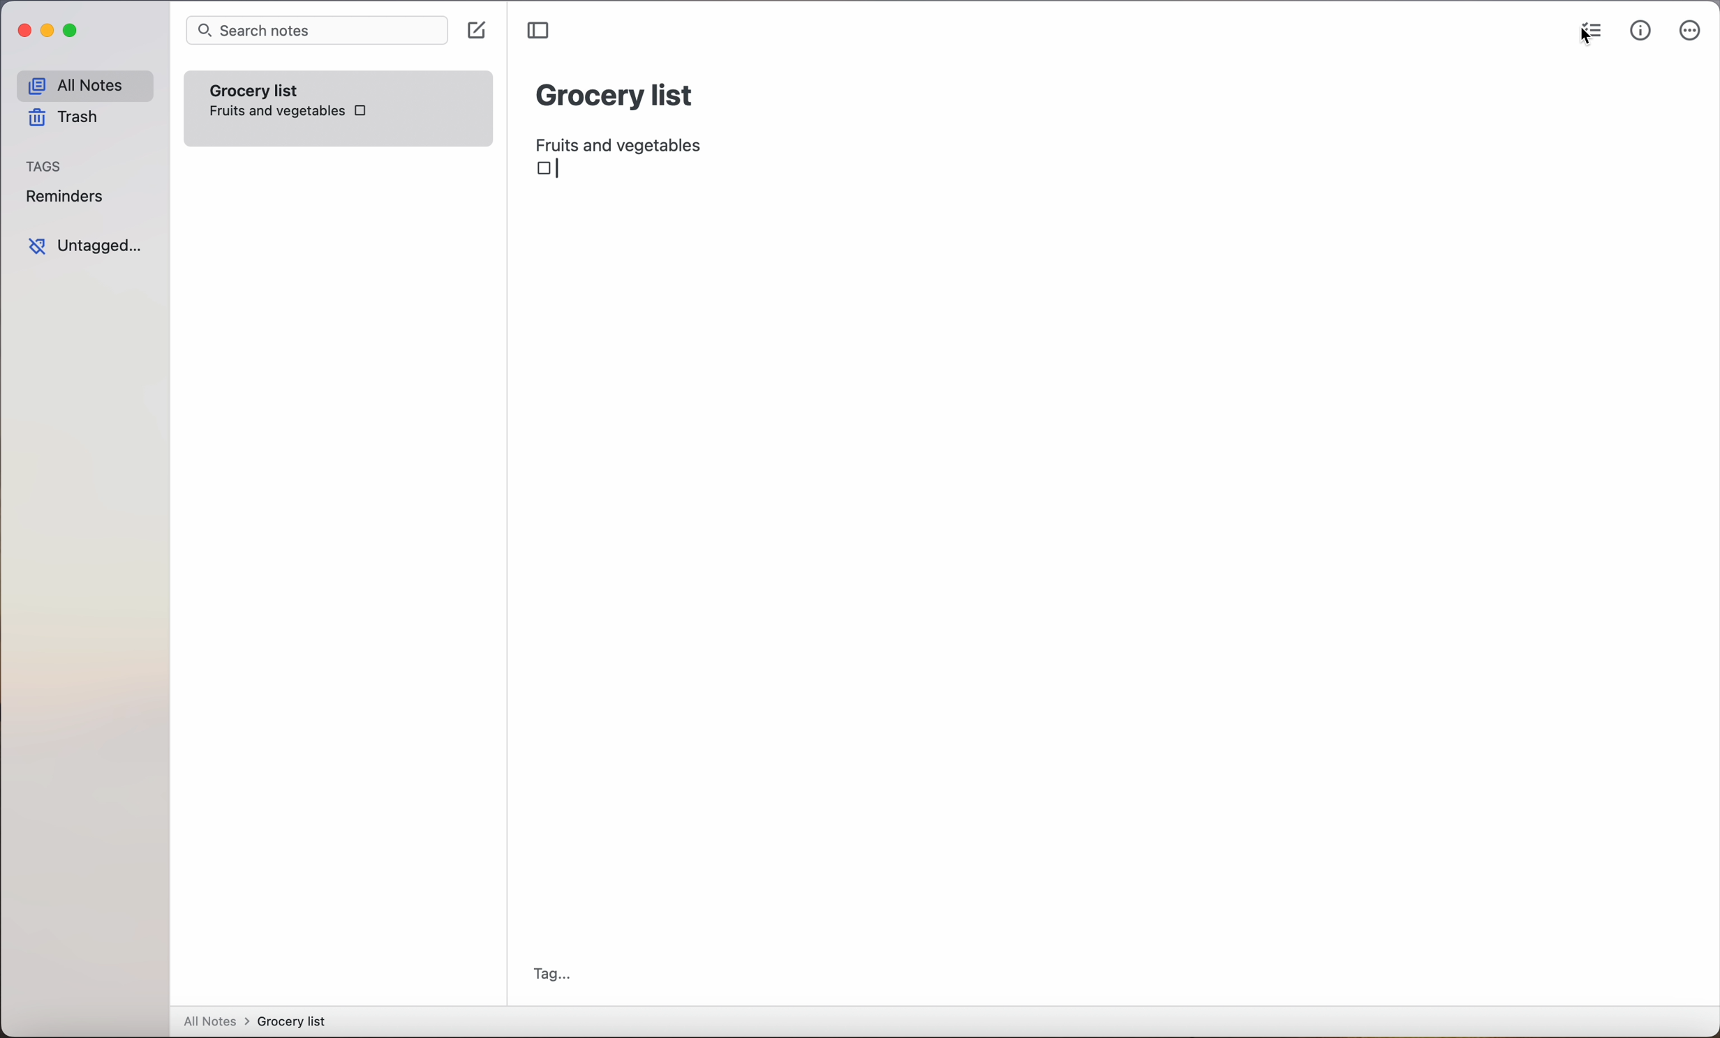 The height and width of the screenshot is (1038, 1720). Describe the element at coordinates (274, 99) in the screenshot. I see `grocery list fruits and vegetables` at that location.